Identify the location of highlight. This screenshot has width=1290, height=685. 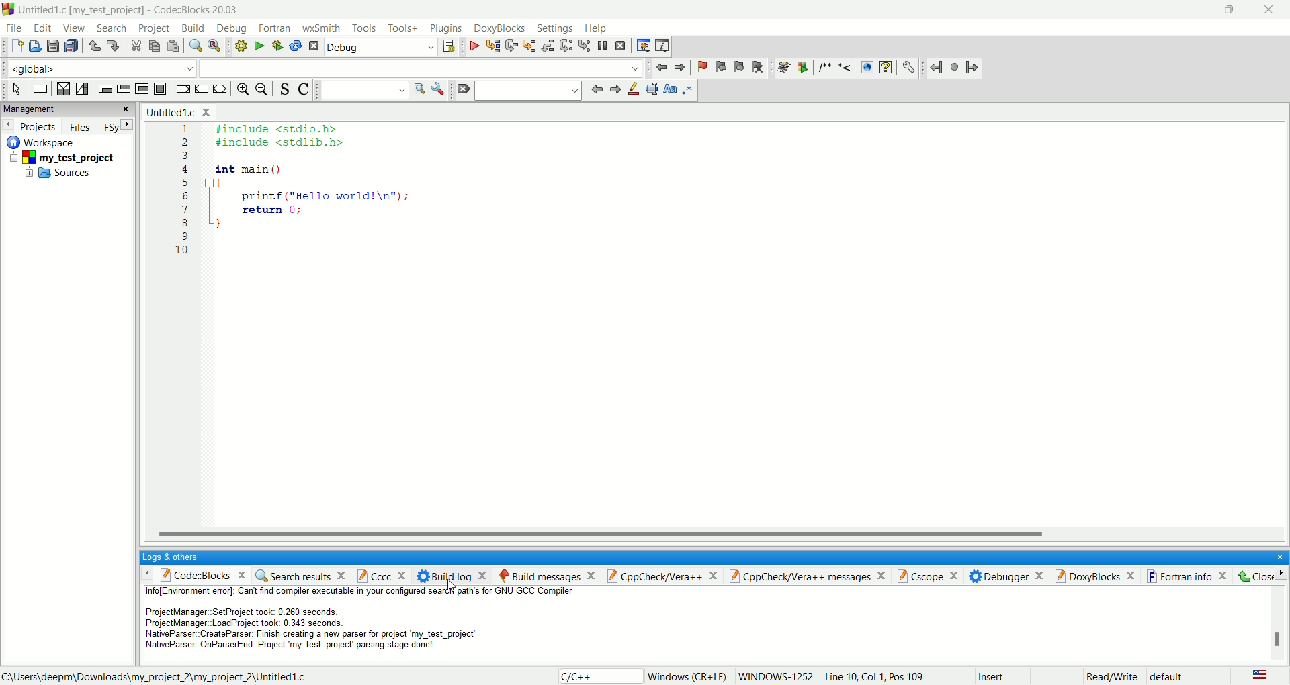
(634, 90).